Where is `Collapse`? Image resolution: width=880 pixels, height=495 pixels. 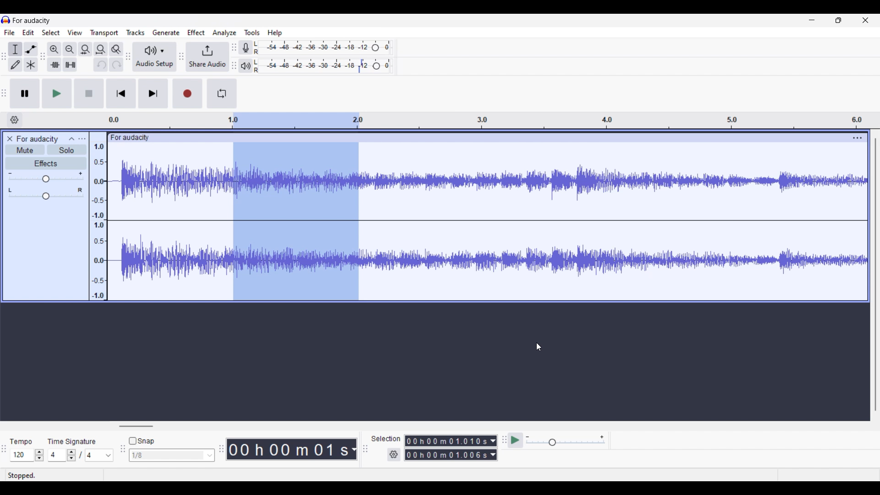 Collapse is located at coordinates (71, 138).